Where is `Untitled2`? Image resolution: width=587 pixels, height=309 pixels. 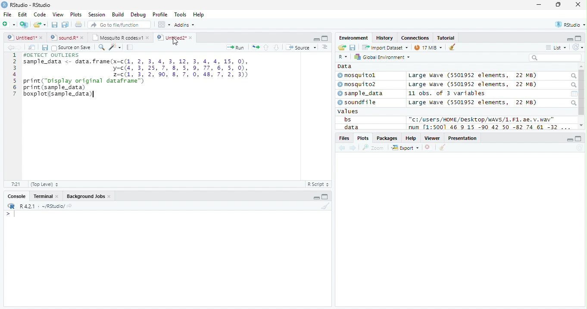
Untitled2 is located at coordinates (175, 38).